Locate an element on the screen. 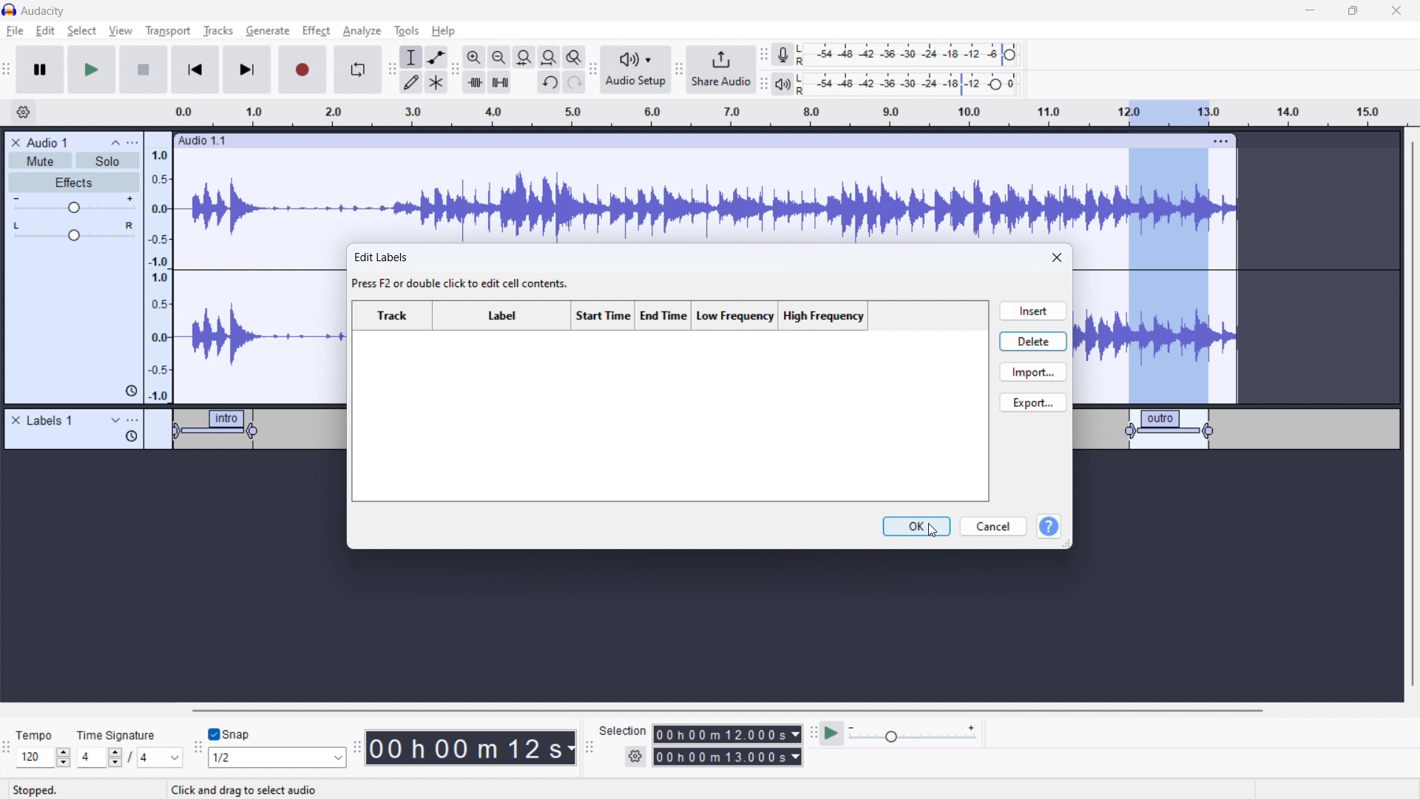 This screenshot has height=799, width=1420. tools is located at coordinates (405, 30).